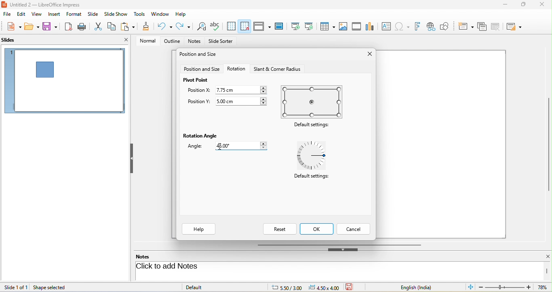 The image size is (552, 292). What do you see at coordinates (95, 14) in the screenshot?
I see `side` at bounding box center [95, 14].